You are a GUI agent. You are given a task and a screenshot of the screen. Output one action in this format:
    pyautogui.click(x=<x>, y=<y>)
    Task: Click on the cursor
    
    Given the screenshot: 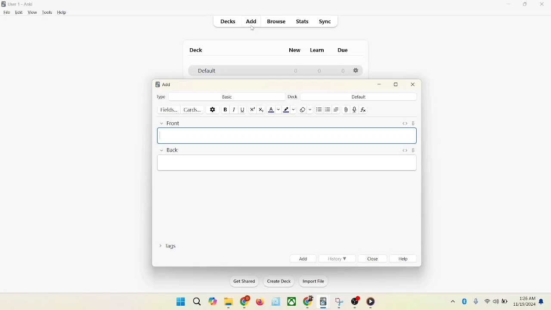 What is the action you would take?
    pyautogui.click(x=254, y=29)
    